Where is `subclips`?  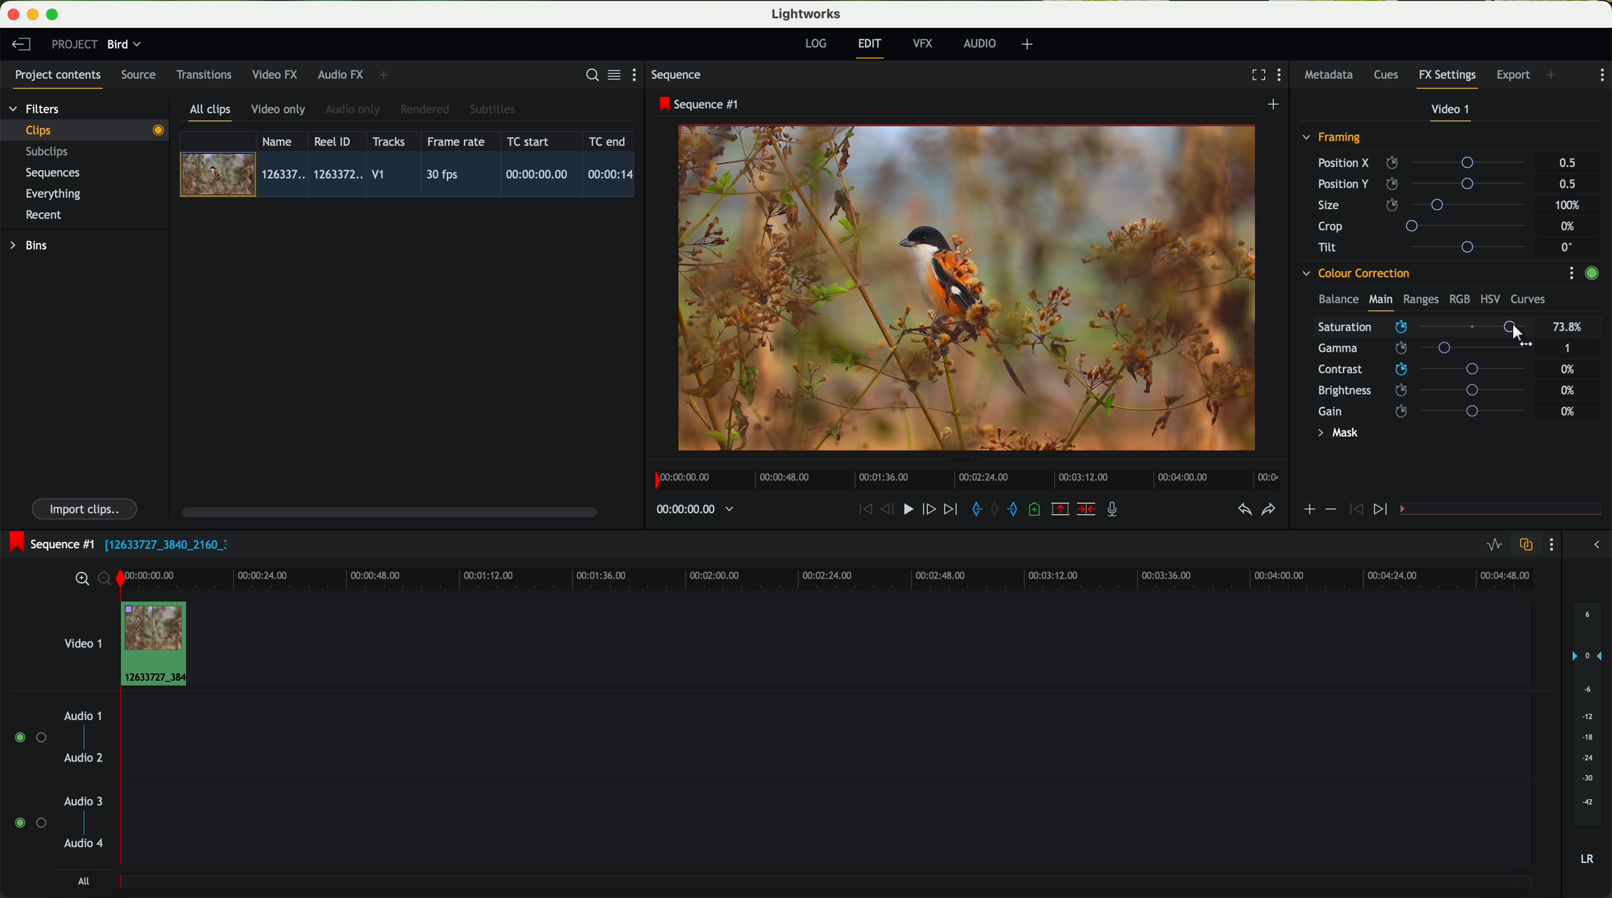 subclips is located at coordinates (50, 153).